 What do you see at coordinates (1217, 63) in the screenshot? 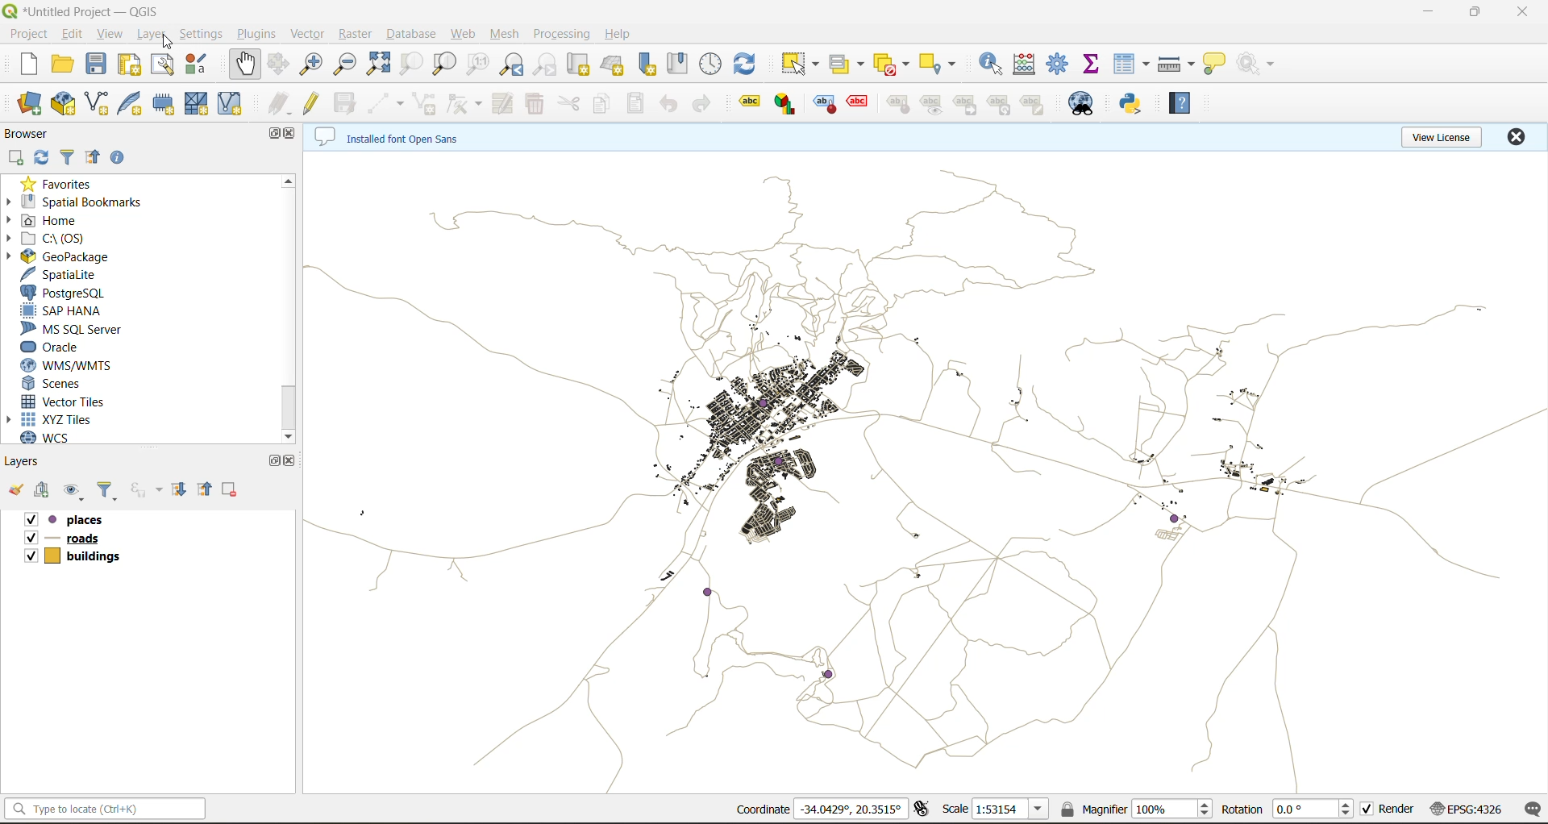
I see `show tips` at bounding box center [1217, 63].